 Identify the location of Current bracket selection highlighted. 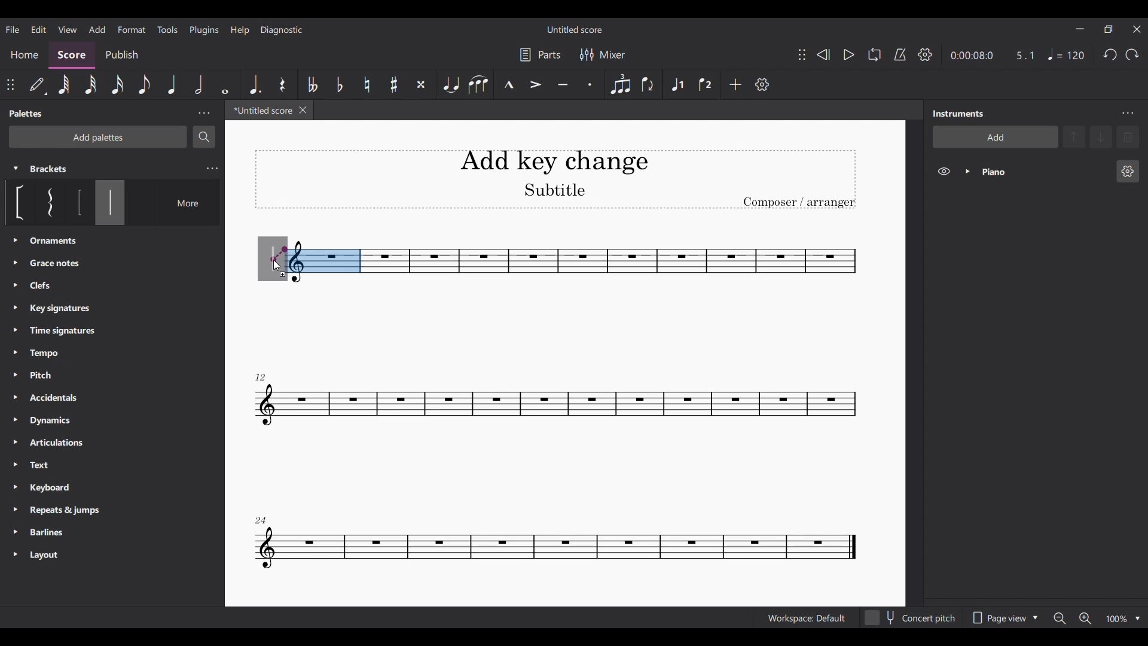
(110, 202).